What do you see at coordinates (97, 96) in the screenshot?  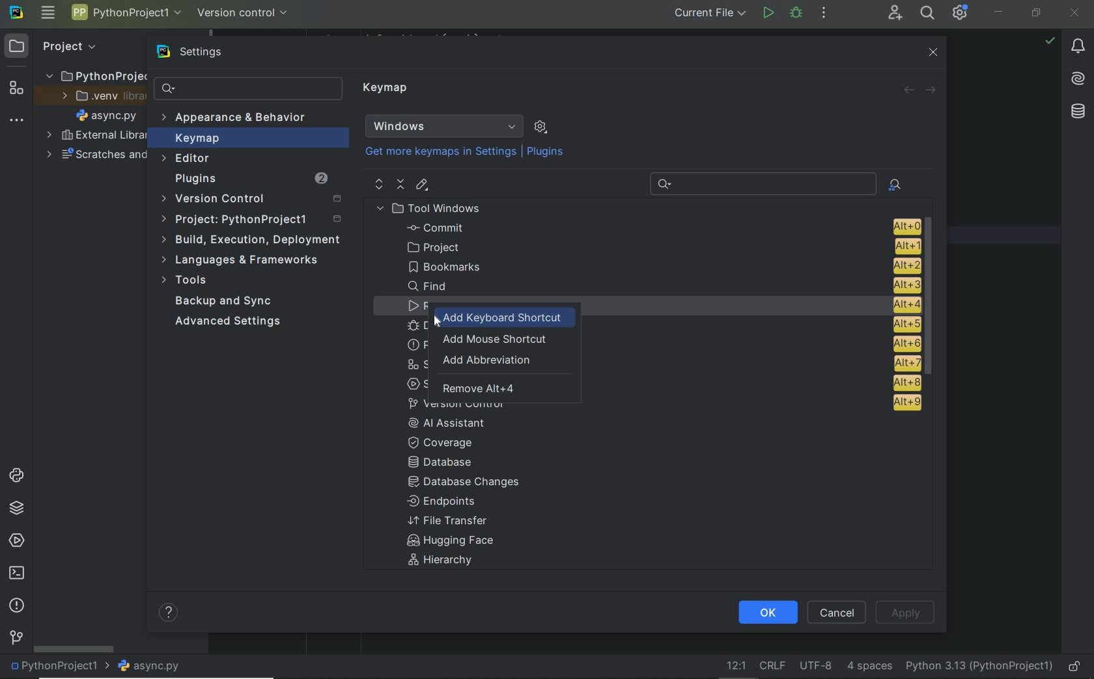 I see `.venv` at bounding box center [97, 96].